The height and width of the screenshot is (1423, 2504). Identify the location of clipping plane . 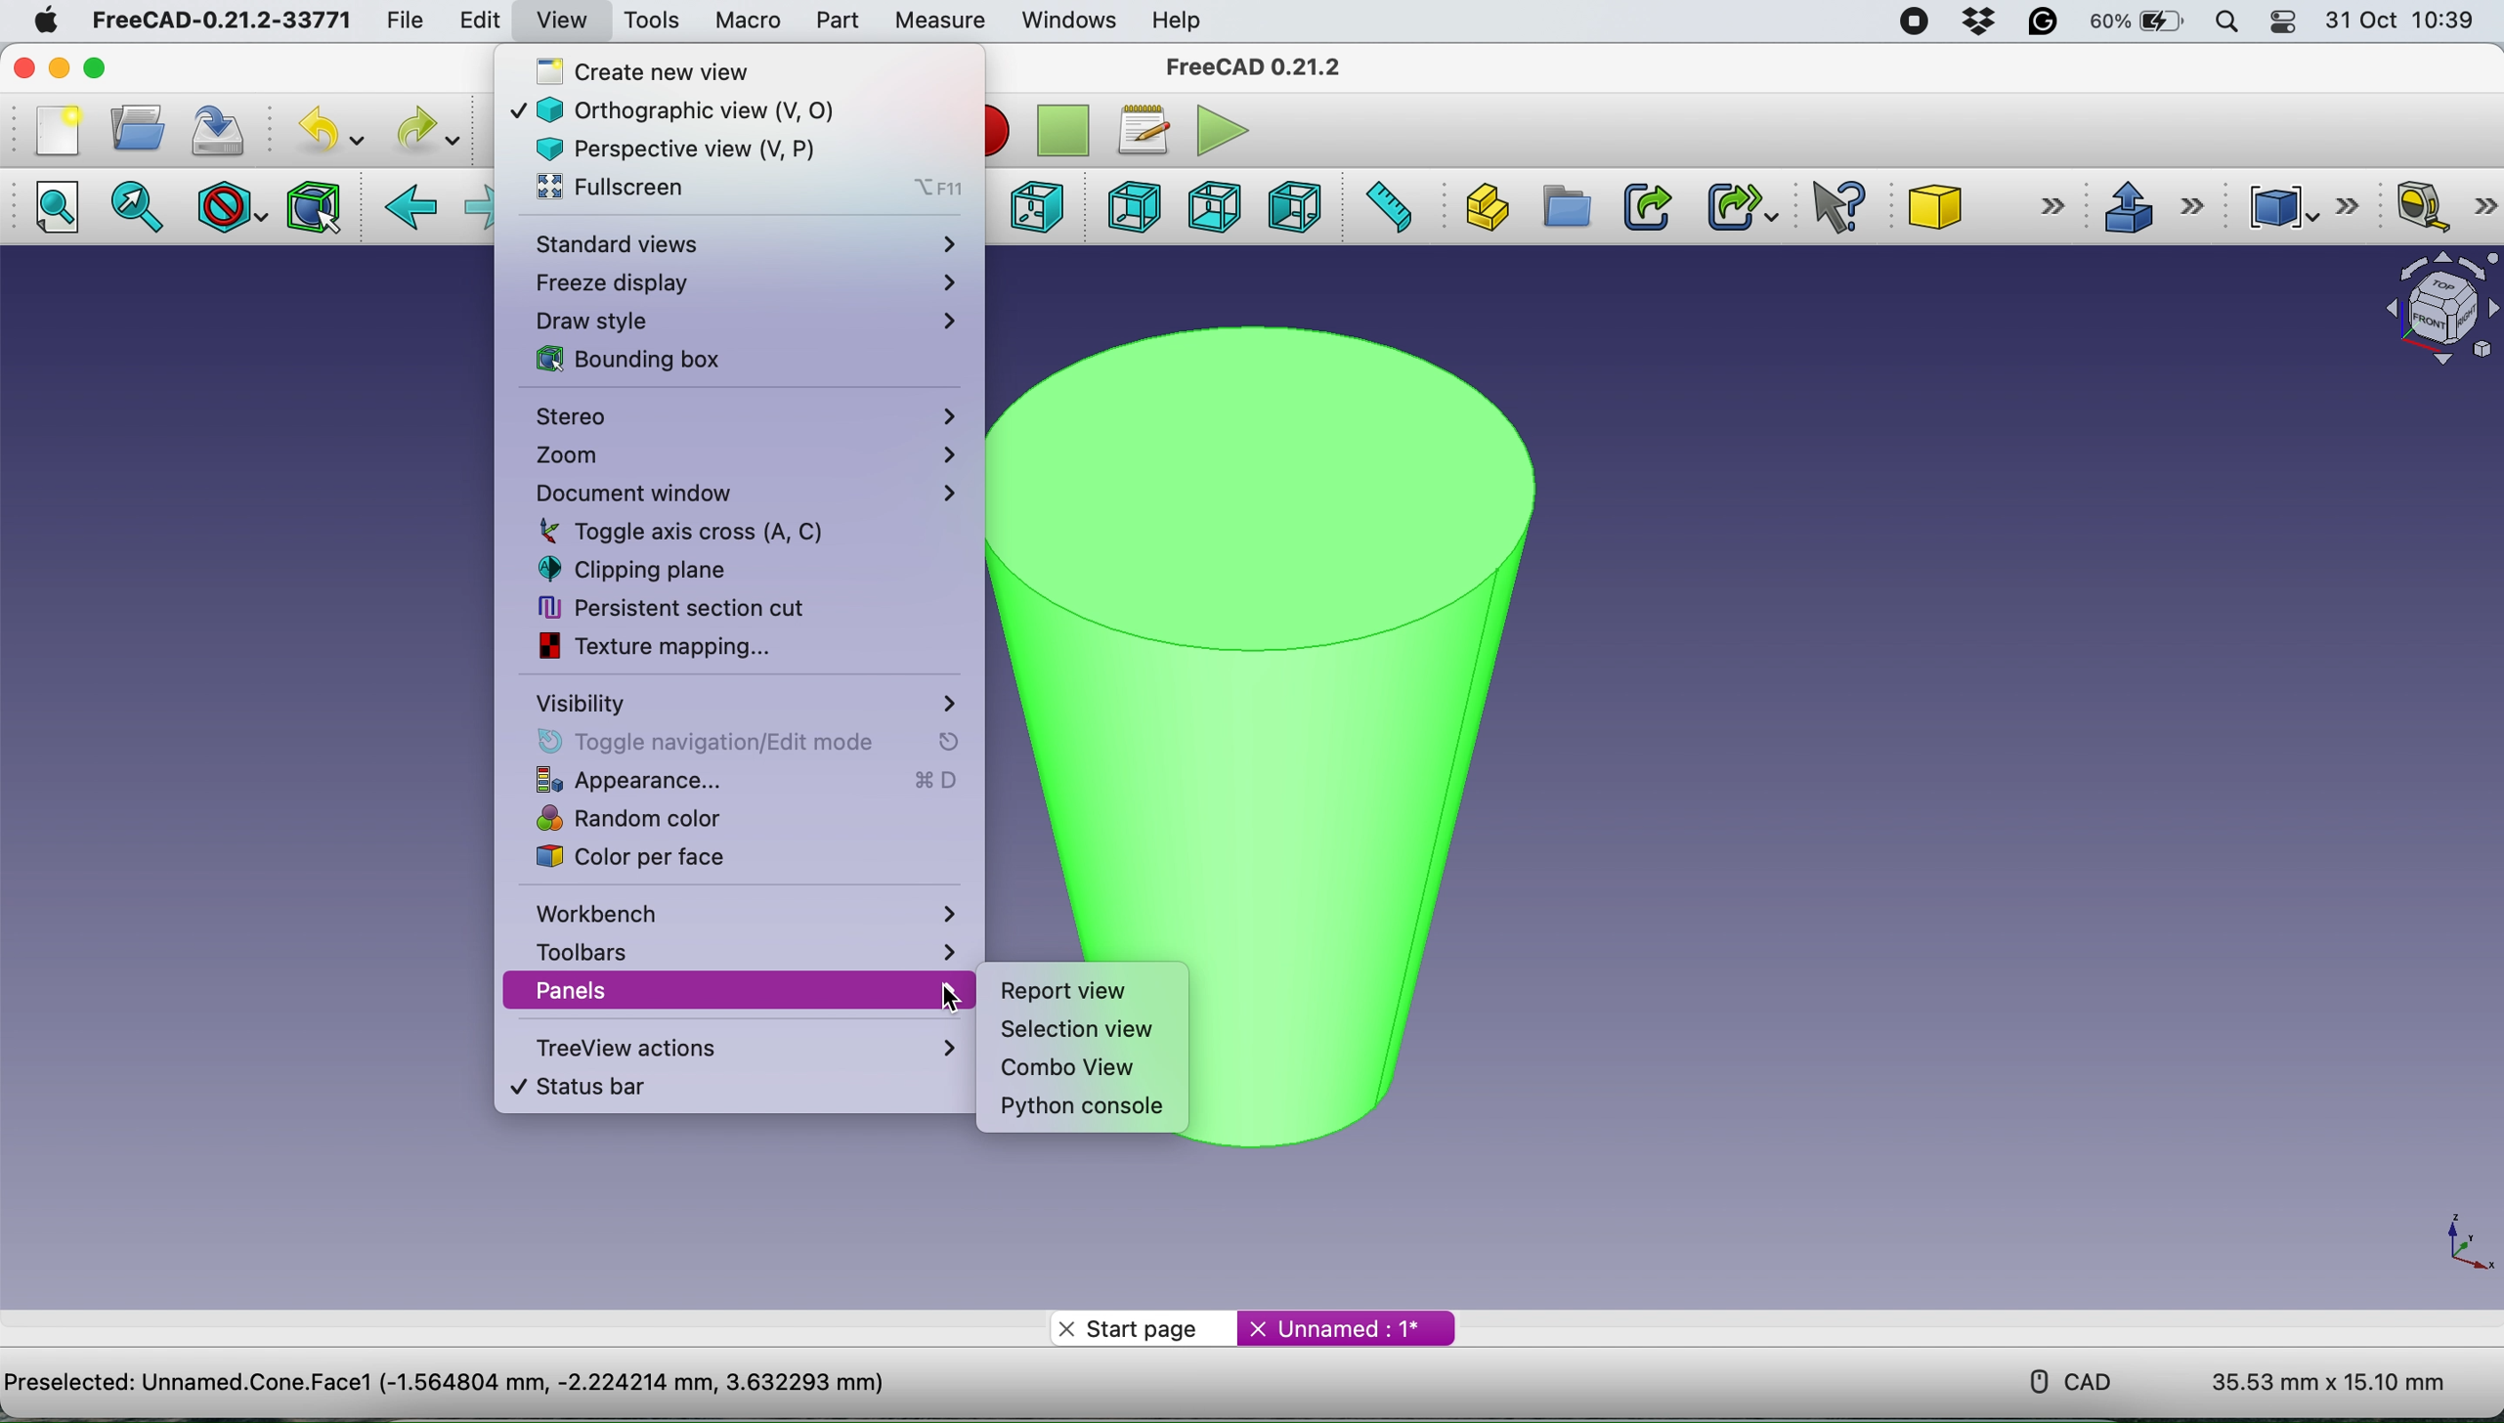
(696, 569).